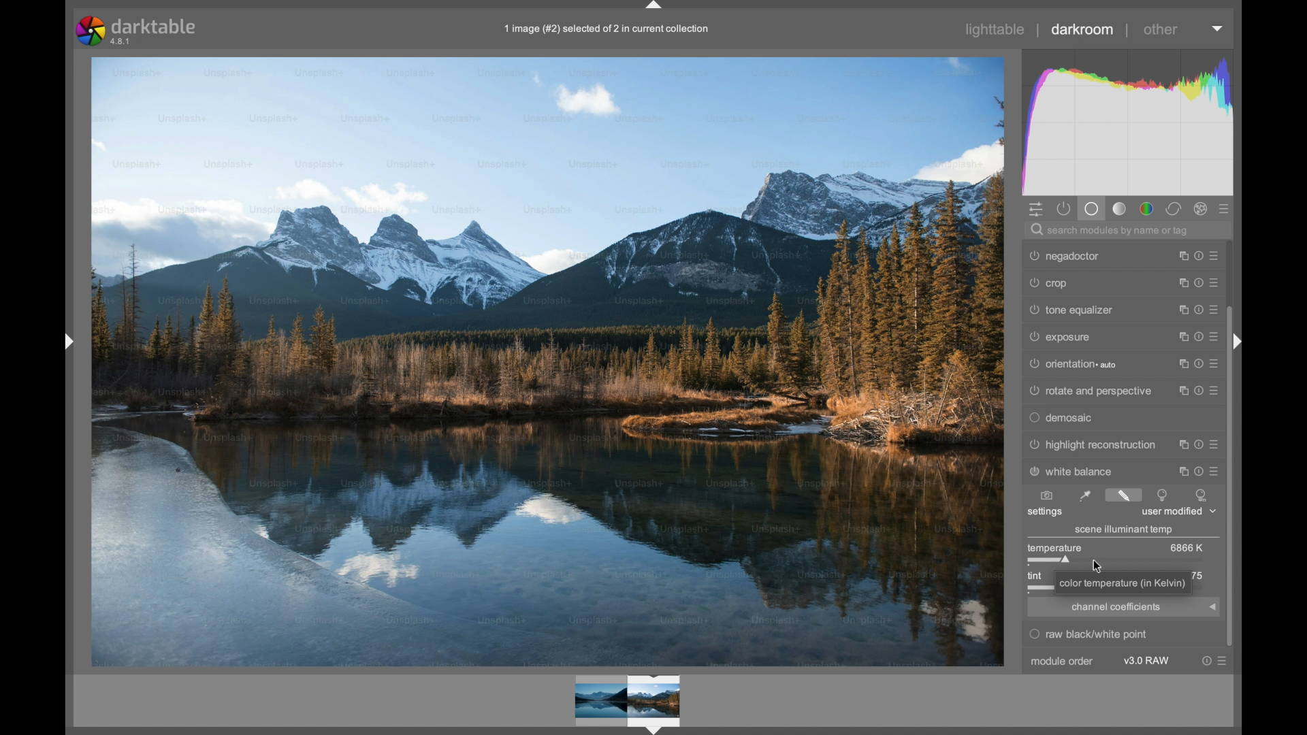 The height and width of the screenshot is (735, 1307). I want to click on tone, so click(1120, 208).